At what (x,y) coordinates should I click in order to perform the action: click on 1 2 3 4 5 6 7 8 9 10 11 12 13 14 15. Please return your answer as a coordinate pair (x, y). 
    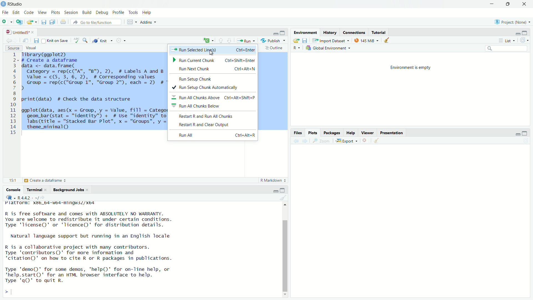
    Looking at the image, I should click on (14, 94).